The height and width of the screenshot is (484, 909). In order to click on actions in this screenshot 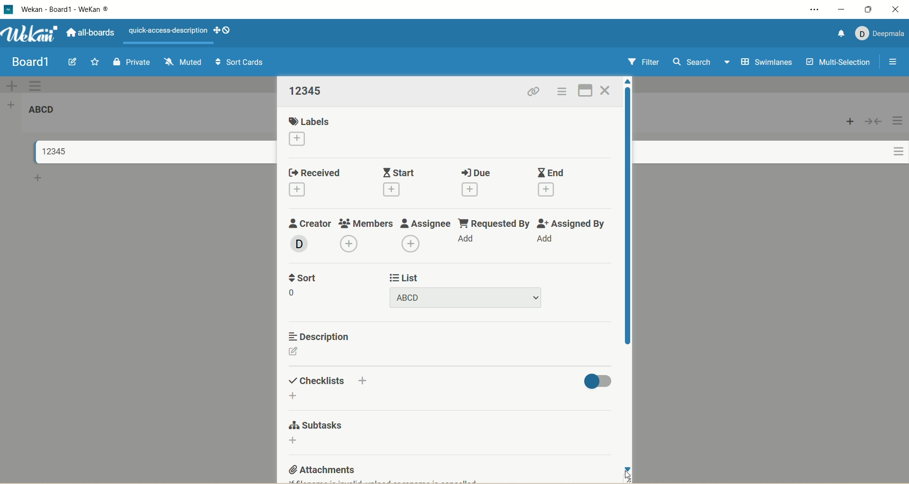, I will do `click(894, 144)`.